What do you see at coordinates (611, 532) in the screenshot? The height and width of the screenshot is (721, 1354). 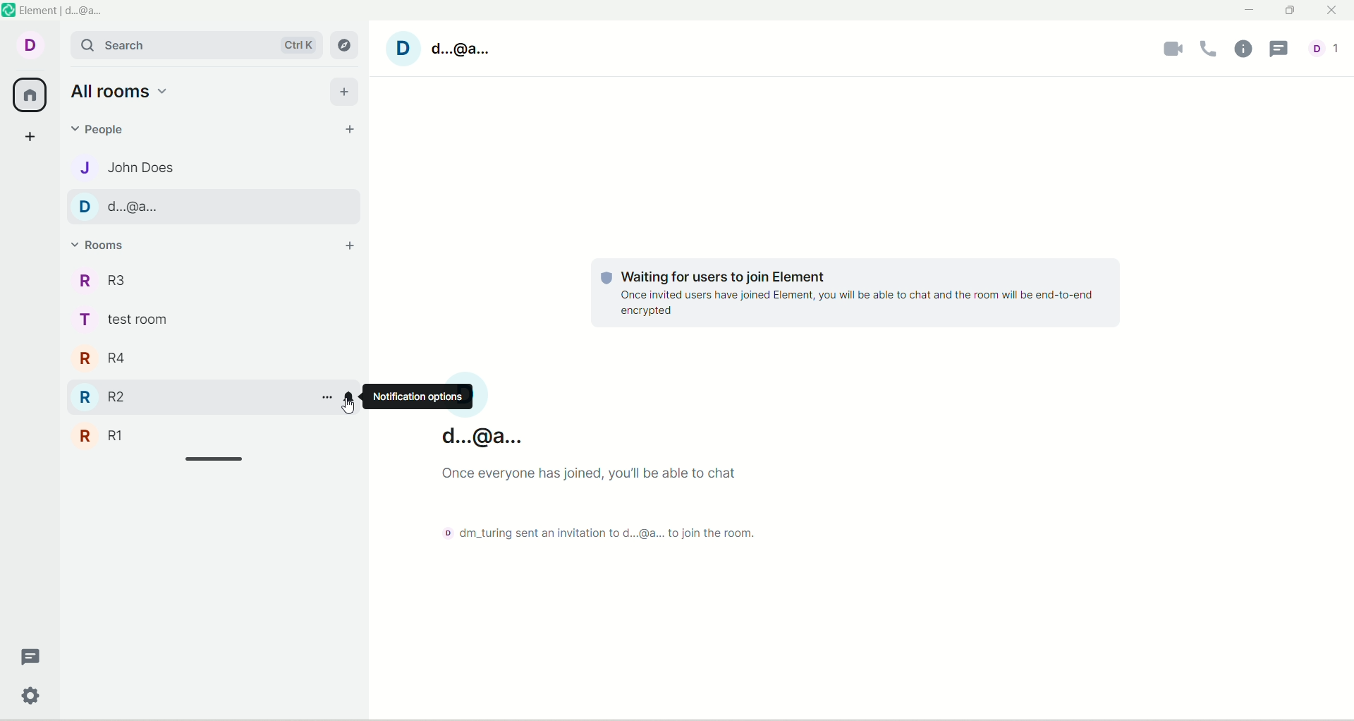 I see `text` at bounding box center [611, 532].